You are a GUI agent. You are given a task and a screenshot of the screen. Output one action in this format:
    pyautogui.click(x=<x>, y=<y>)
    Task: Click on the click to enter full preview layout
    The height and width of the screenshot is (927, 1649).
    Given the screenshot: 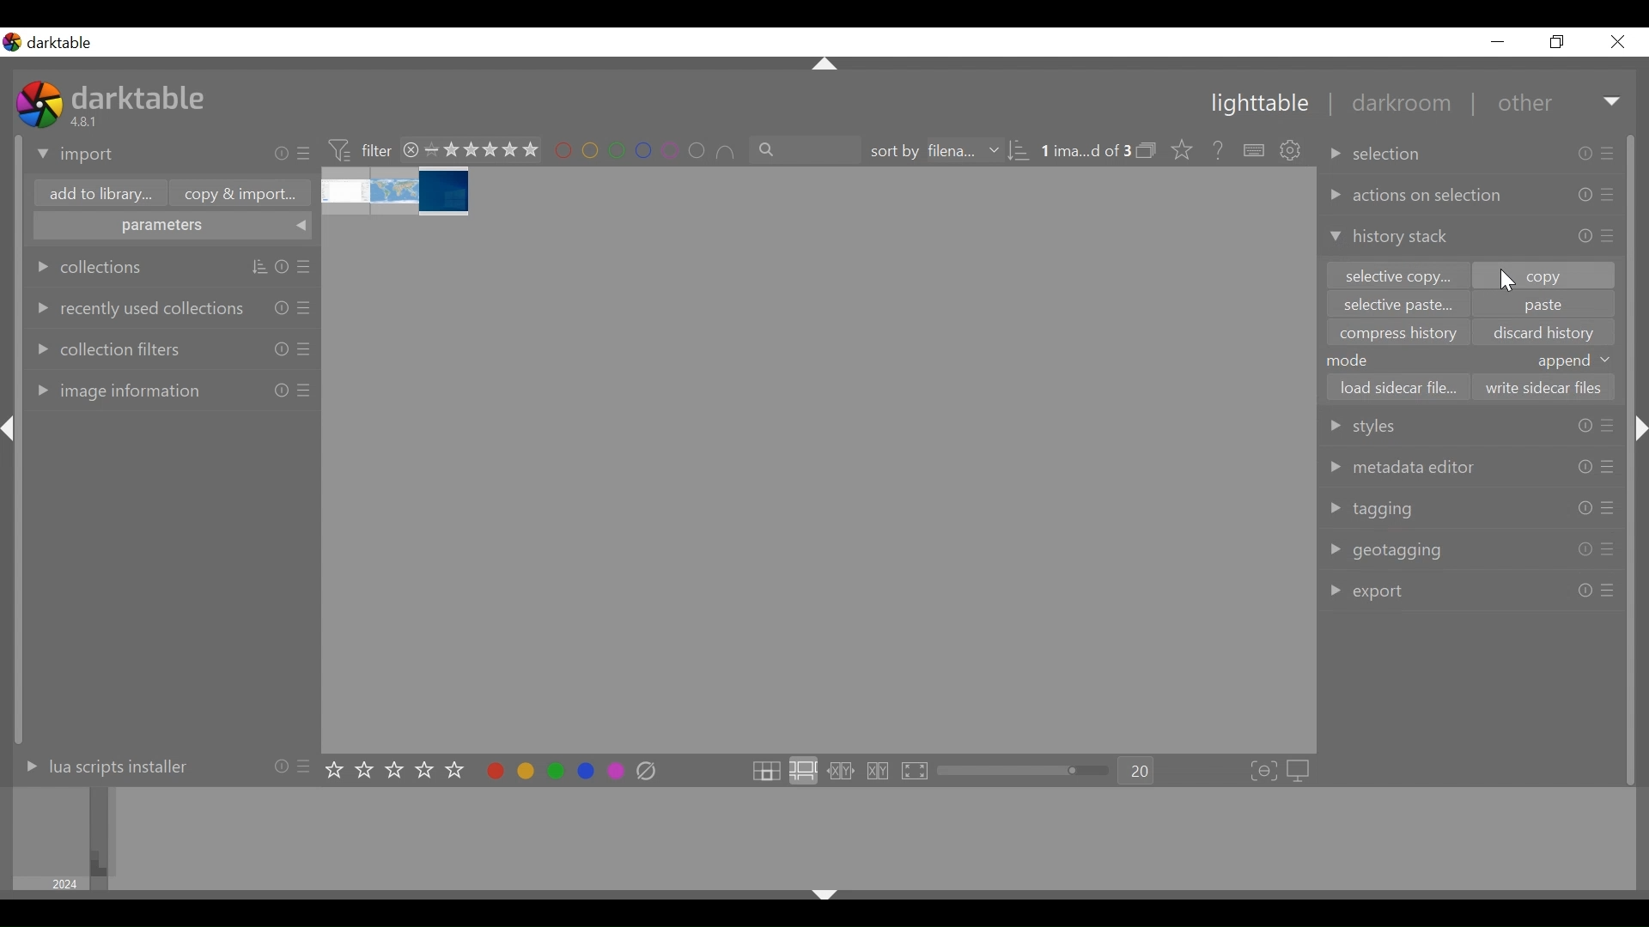 What is the action you would take?
    pyautogui.click(x=916, y=772)
    